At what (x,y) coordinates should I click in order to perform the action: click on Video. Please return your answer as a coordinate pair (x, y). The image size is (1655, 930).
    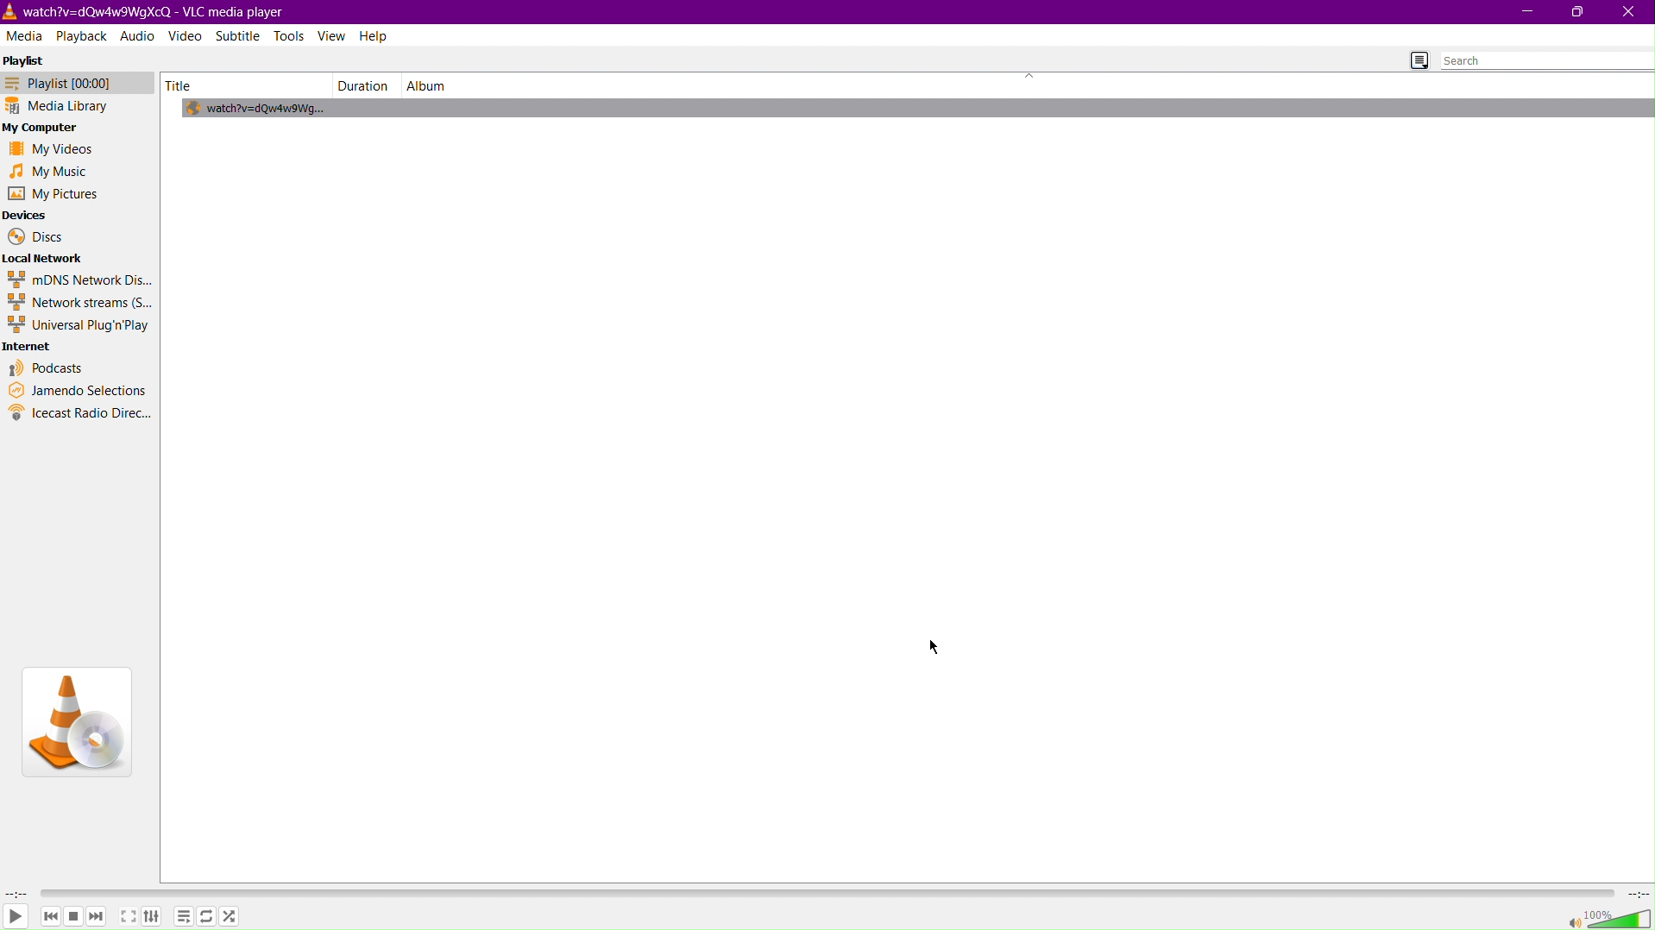
    Looking at the image, I should click on (186, 35).